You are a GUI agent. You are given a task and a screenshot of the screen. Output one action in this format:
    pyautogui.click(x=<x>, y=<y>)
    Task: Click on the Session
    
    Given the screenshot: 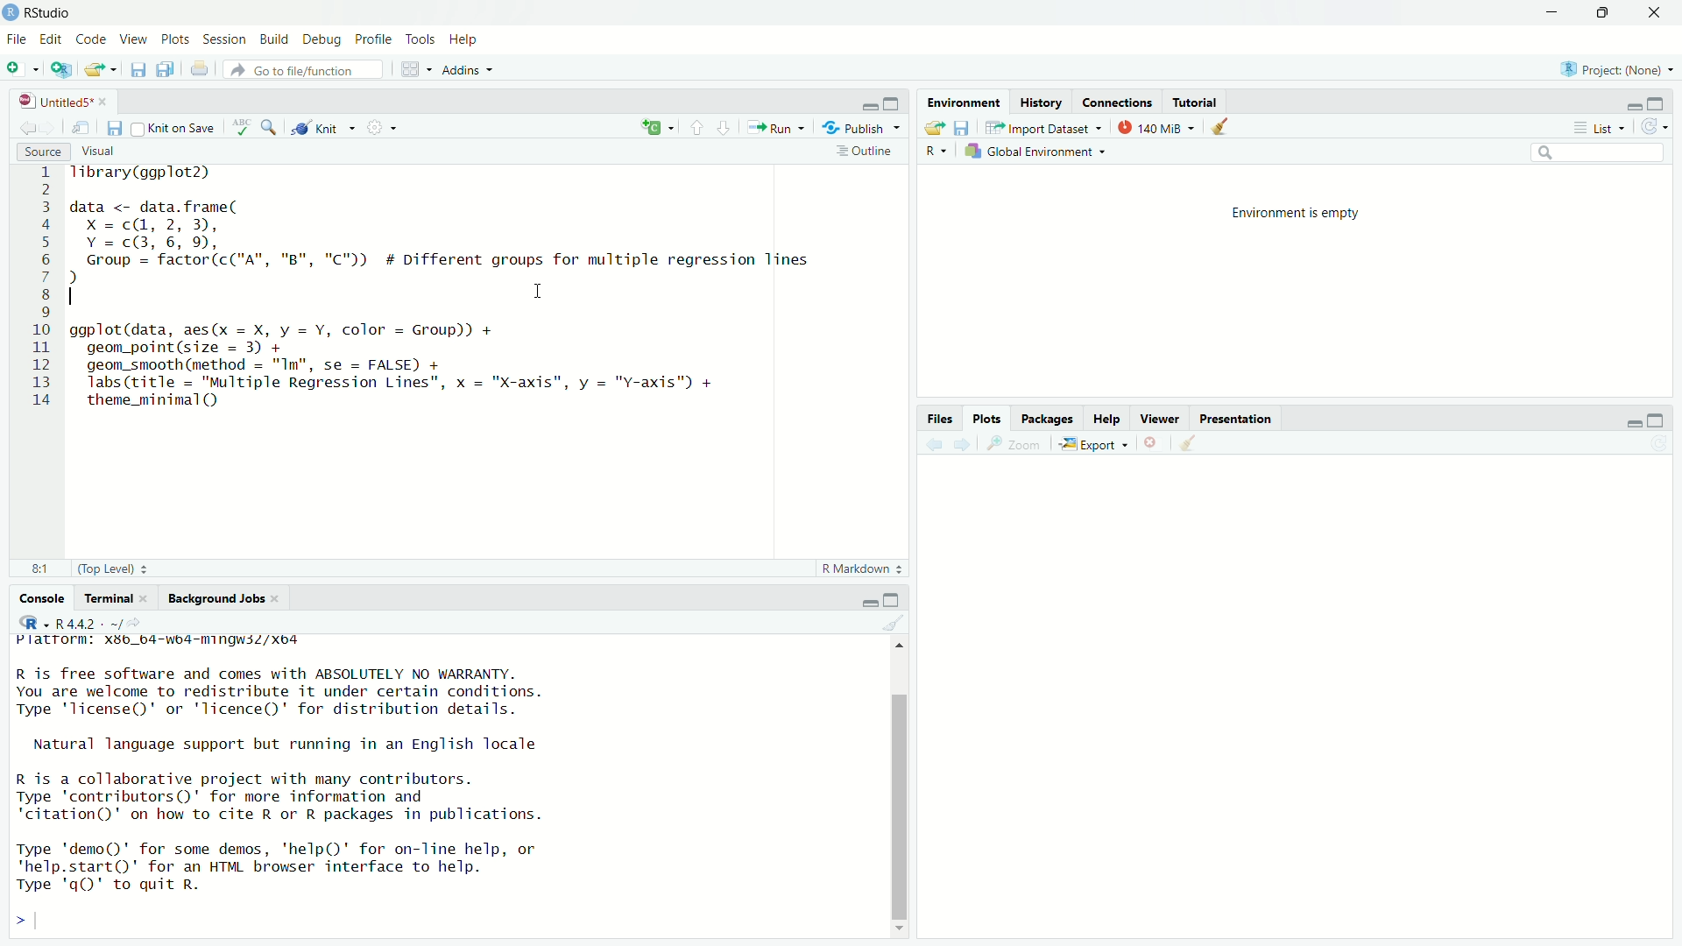 What is the action you would take?
    pyautogui.click(x=224, y=38)
    